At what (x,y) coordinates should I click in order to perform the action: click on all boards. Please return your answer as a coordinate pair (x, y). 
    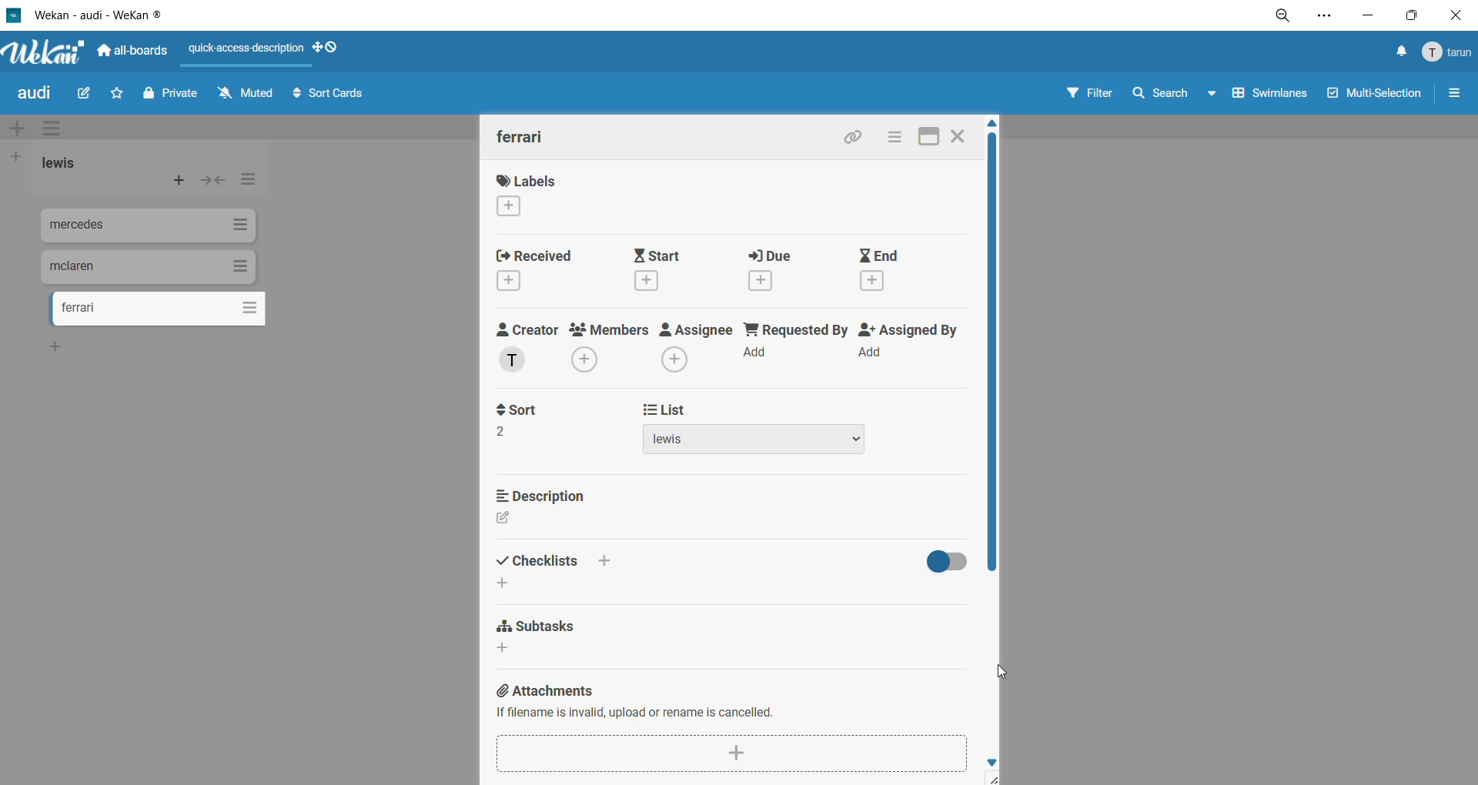
    Looking at the image, I should click on (132, 52).